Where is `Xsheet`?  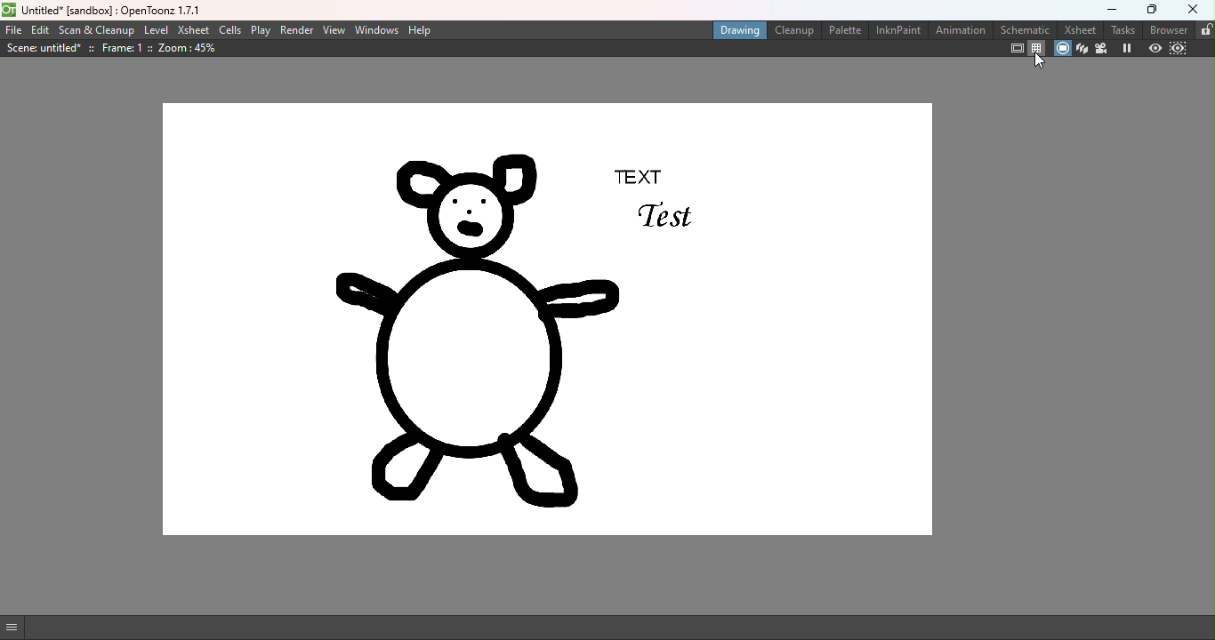
Xsheet is located at coordinates (194, 31).